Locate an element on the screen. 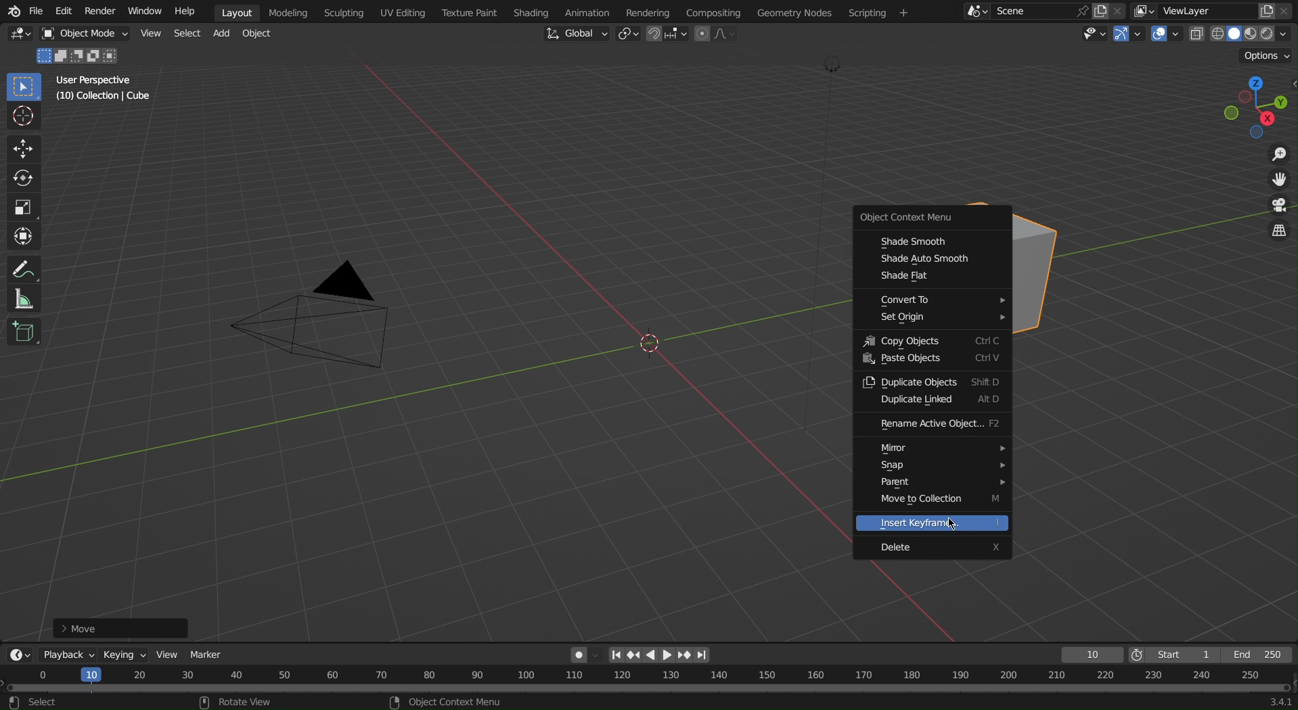  Previous is located at coordinates (633, 655).